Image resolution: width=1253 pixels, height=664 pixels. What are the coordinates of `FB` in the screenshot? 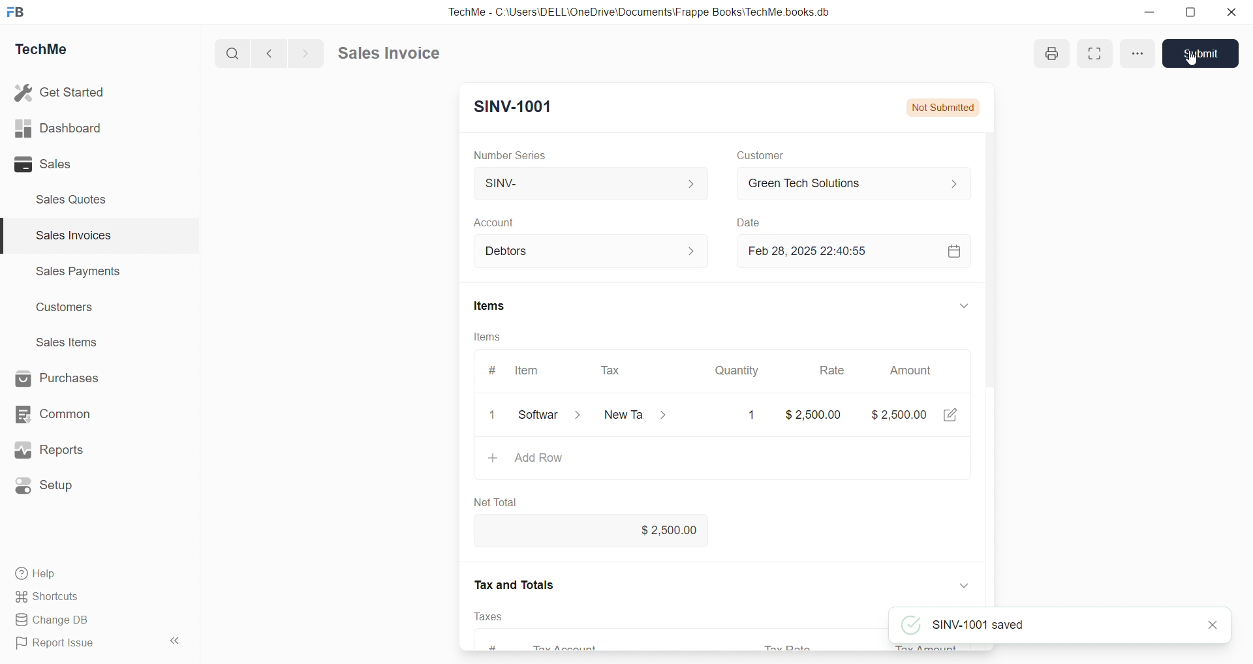 It's located at (16, 13).